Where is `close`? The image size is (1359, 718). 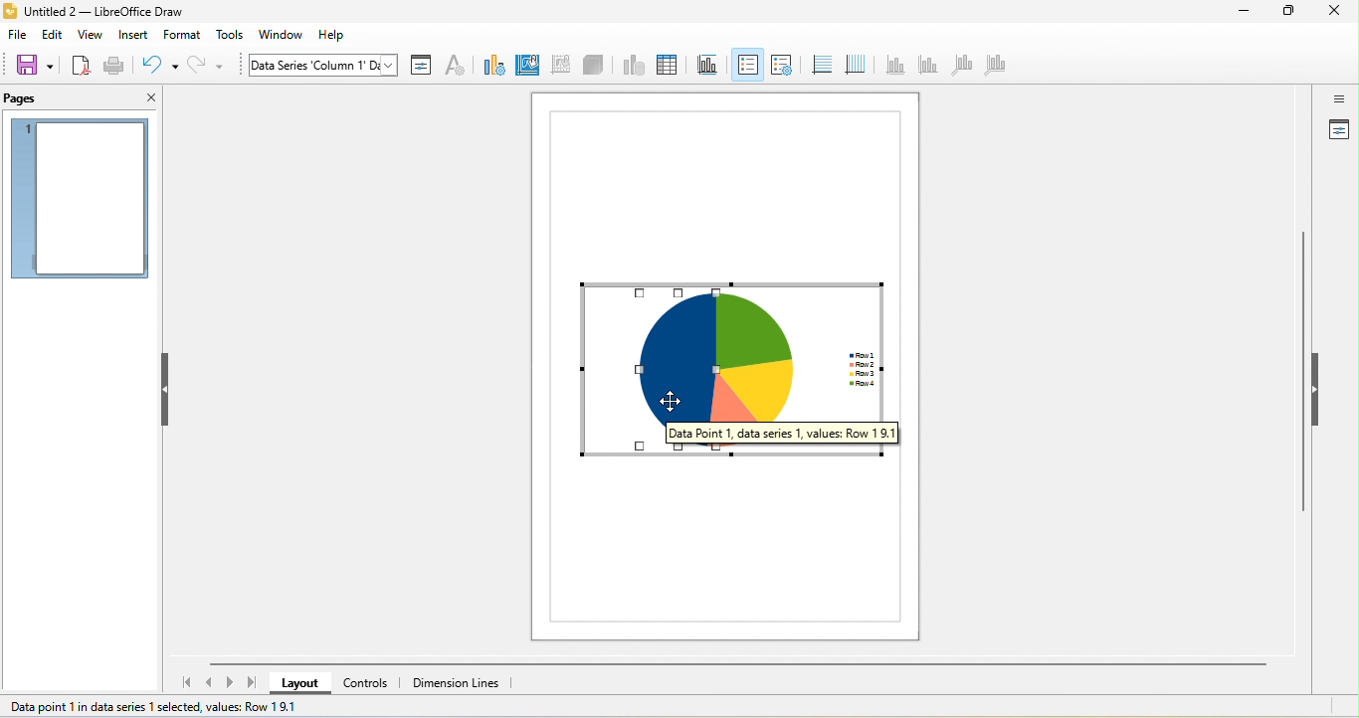
close is located at coordinates (147, 98).